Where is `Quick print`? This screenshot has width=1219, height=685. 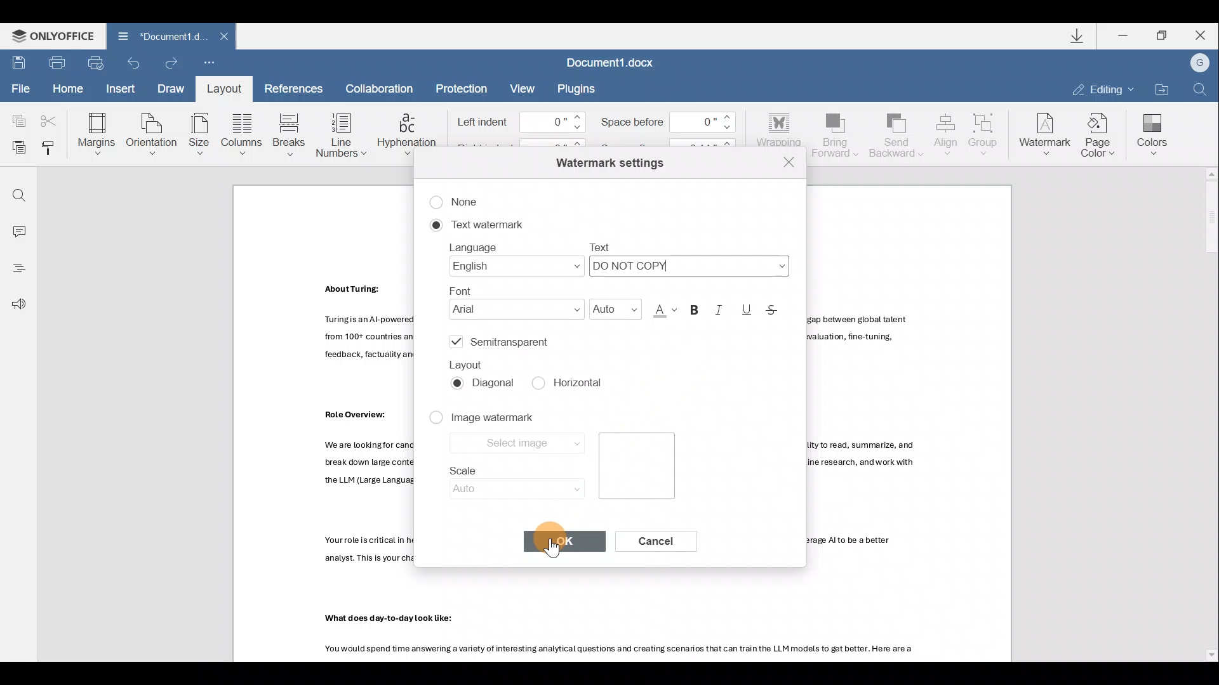 Quick print is located at coordinates (97, 62).